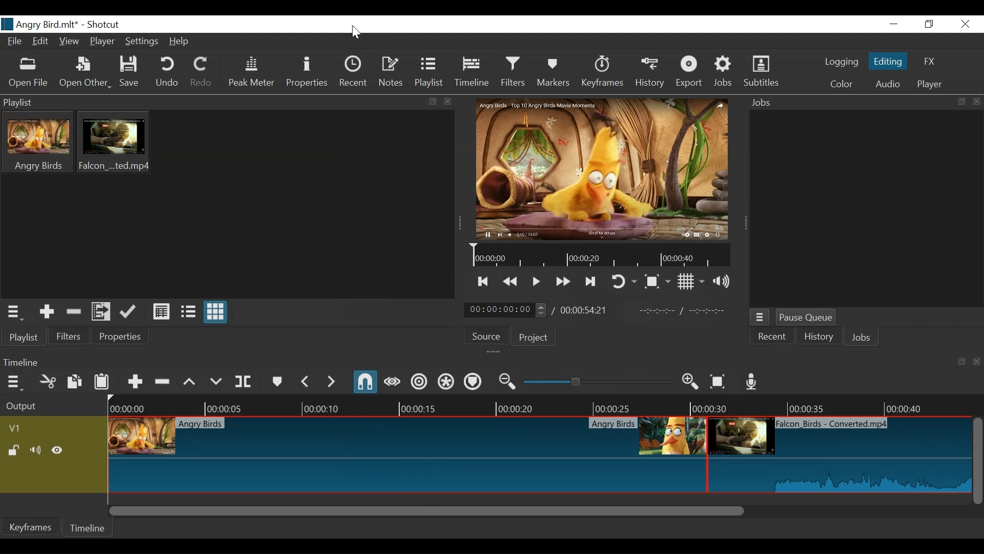 The image size is (984, 554). Describe the element at coordinates (250, 73) in the screenshot. I see `Peak Meter` at that location.